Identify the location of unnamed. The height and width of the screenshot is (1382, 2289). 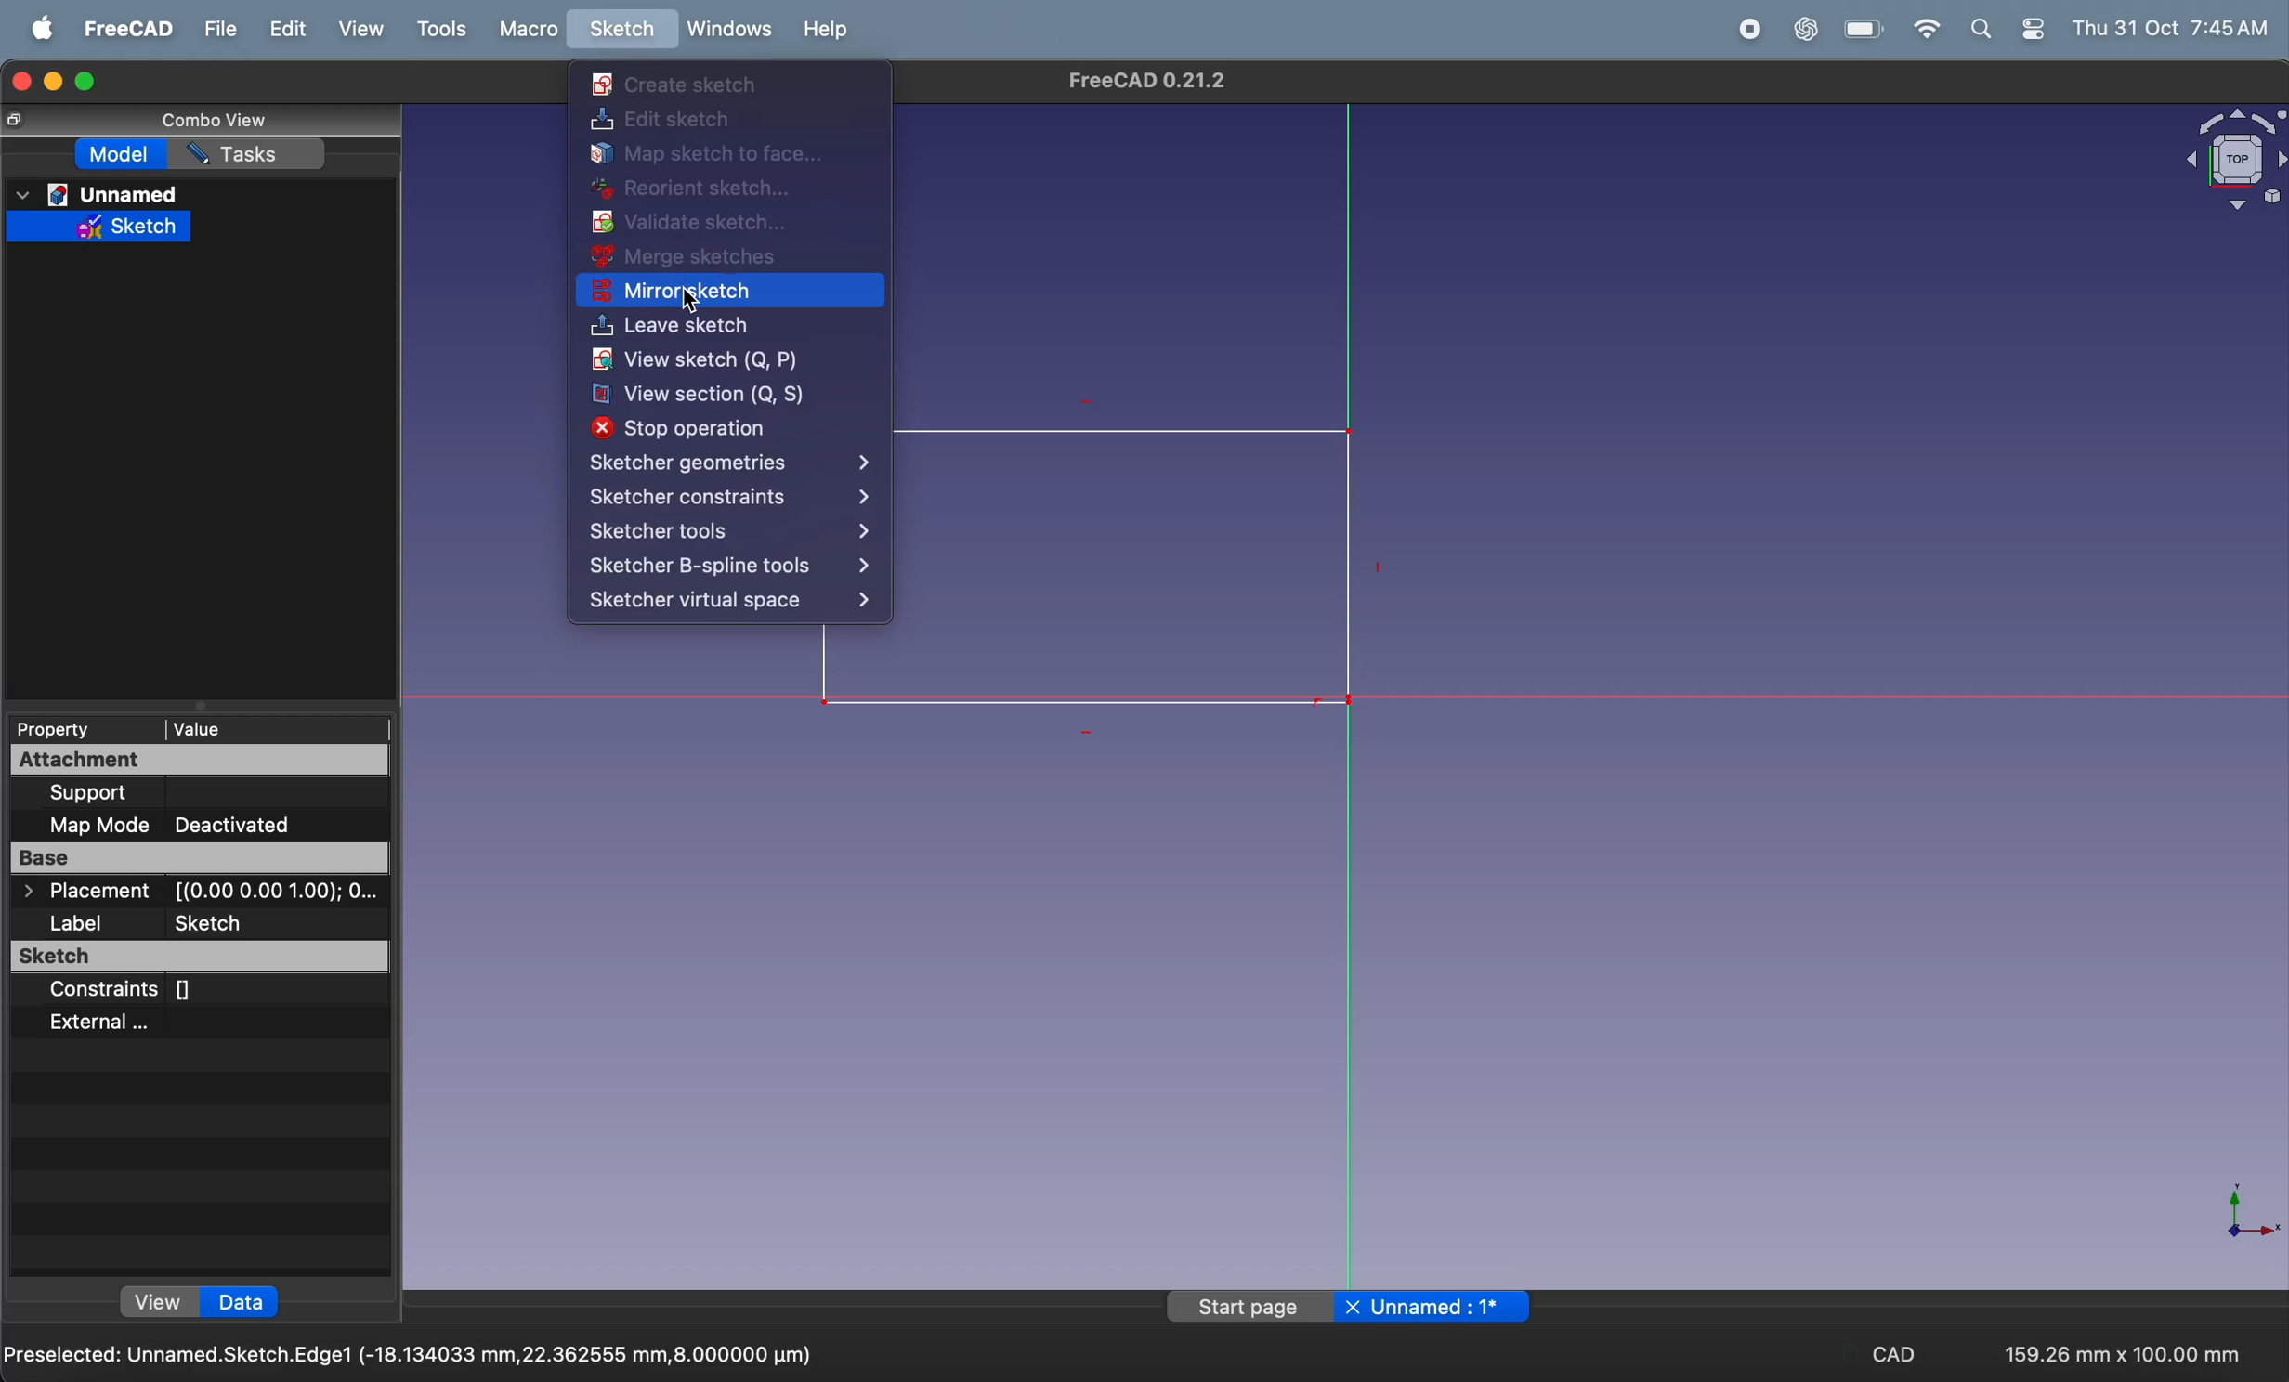
(1434, 1308).